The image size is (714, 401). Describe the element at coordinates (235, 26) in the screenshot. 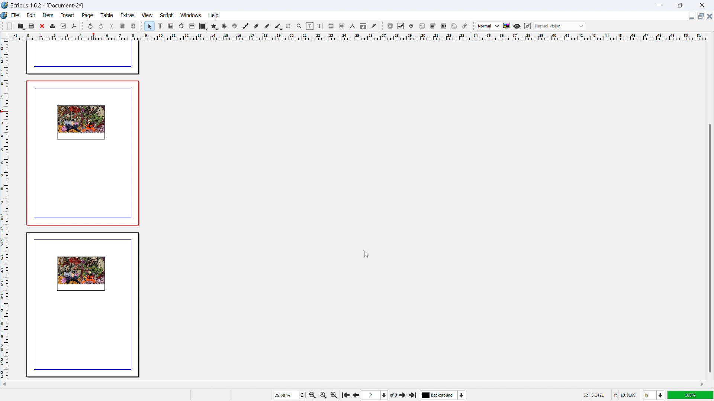

I see `spirals` at that location.